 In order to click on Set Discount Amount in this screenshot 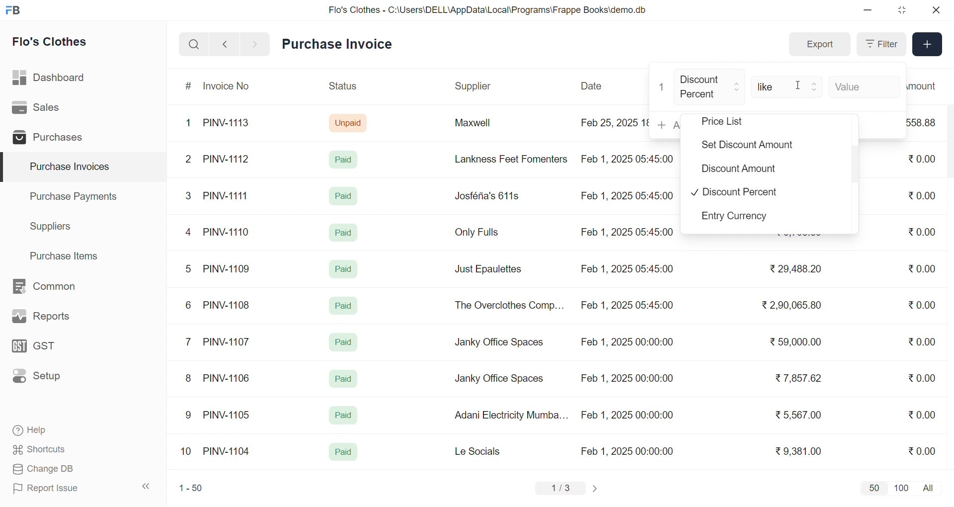, I will do `click(743, 143)`.